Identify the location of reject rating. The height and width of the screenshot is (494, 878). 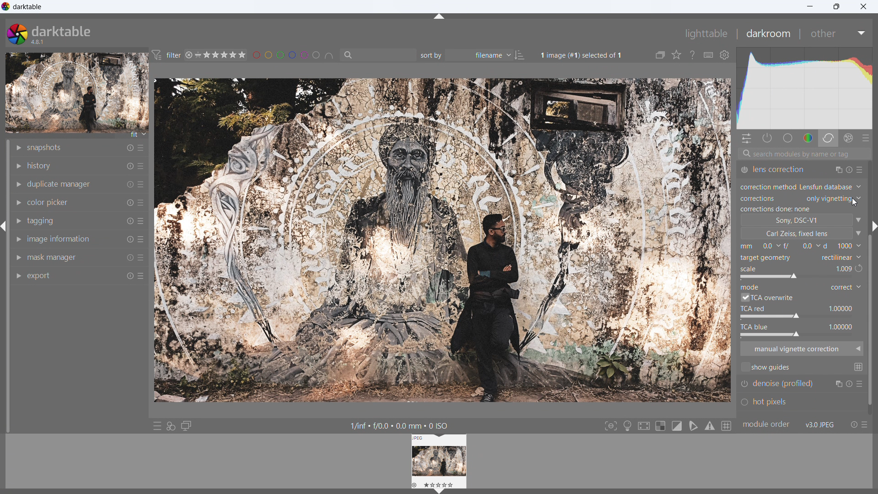
(189, 56).